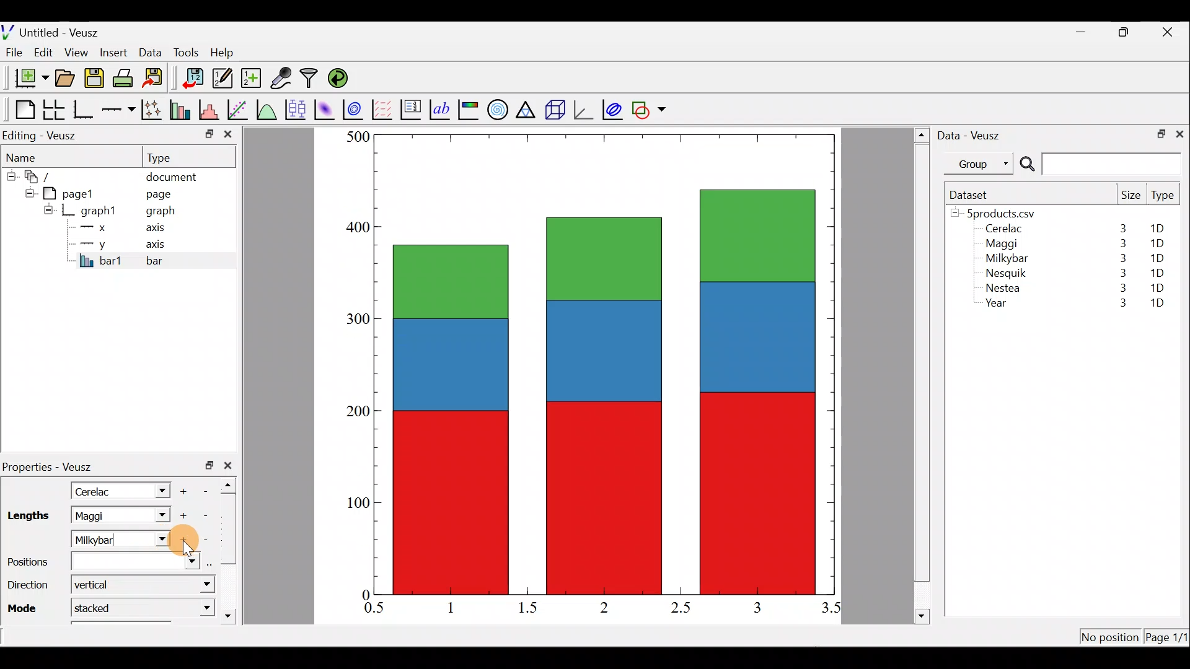  What do you see at coordinates (96, 490) in the screenshot?
I see `Cerelac` at bounding box center [96, 490].